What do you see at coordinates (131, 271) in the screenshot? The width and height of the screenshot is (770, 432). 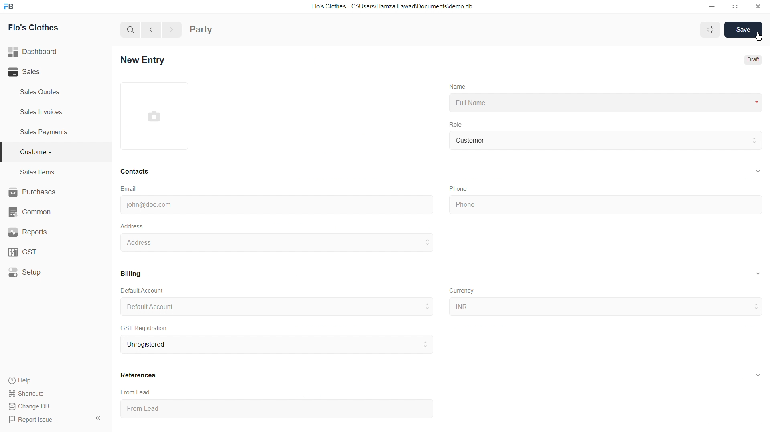 I see `Billing` at bounding box center [131, 271].